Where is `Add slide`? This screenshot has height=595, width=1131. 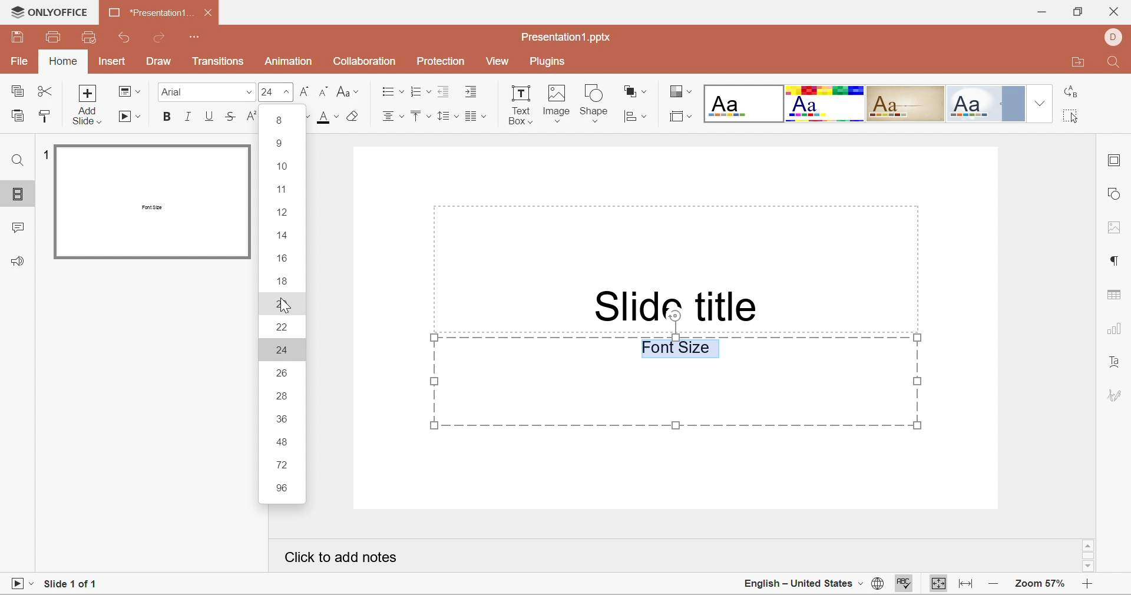 Add slide is located at coordinates (89, 106).